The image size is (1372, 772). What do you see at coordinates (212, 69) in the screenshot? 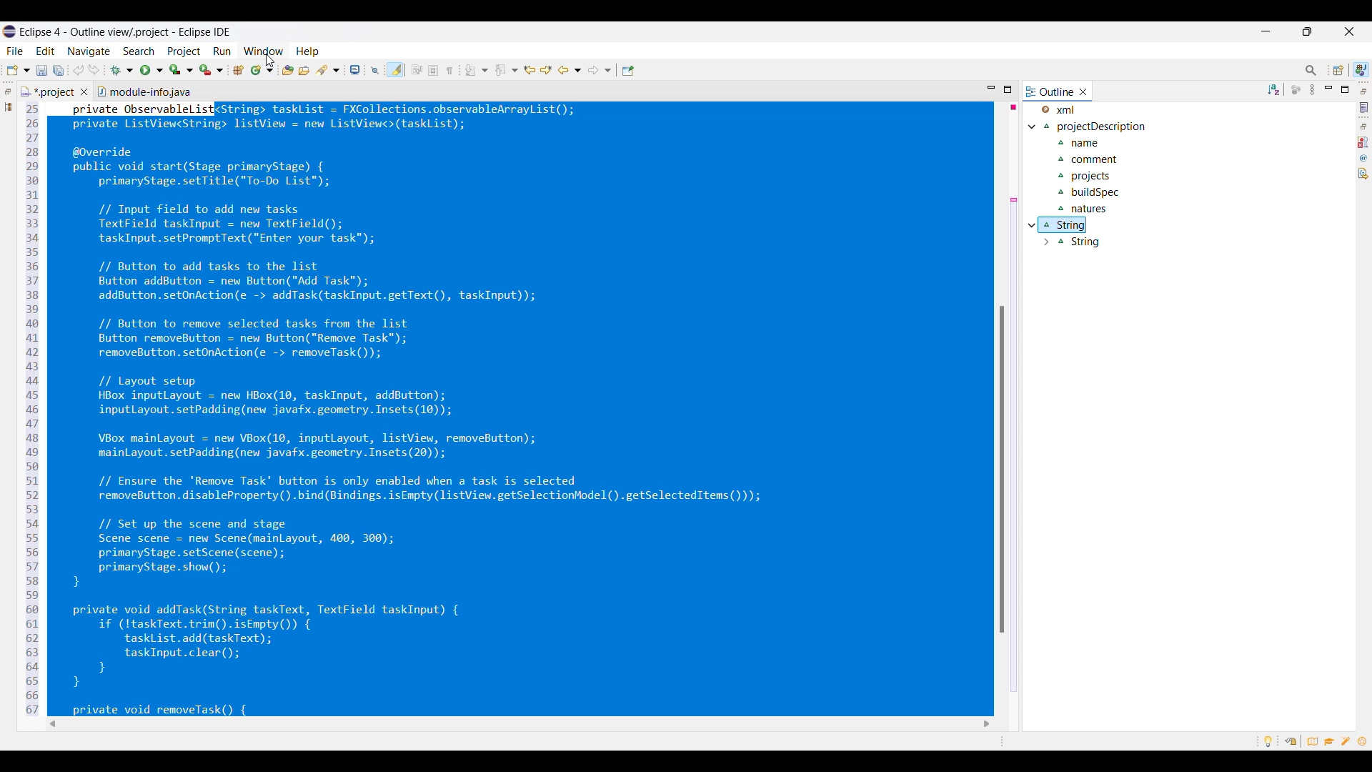
I see `Run last tool options` at bounding box center [212, 69].